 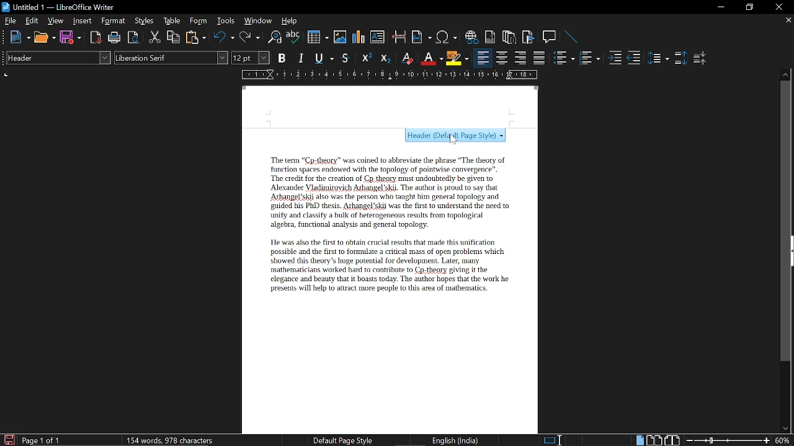 I want to click on export as PDF, so click(x=96, y=38).